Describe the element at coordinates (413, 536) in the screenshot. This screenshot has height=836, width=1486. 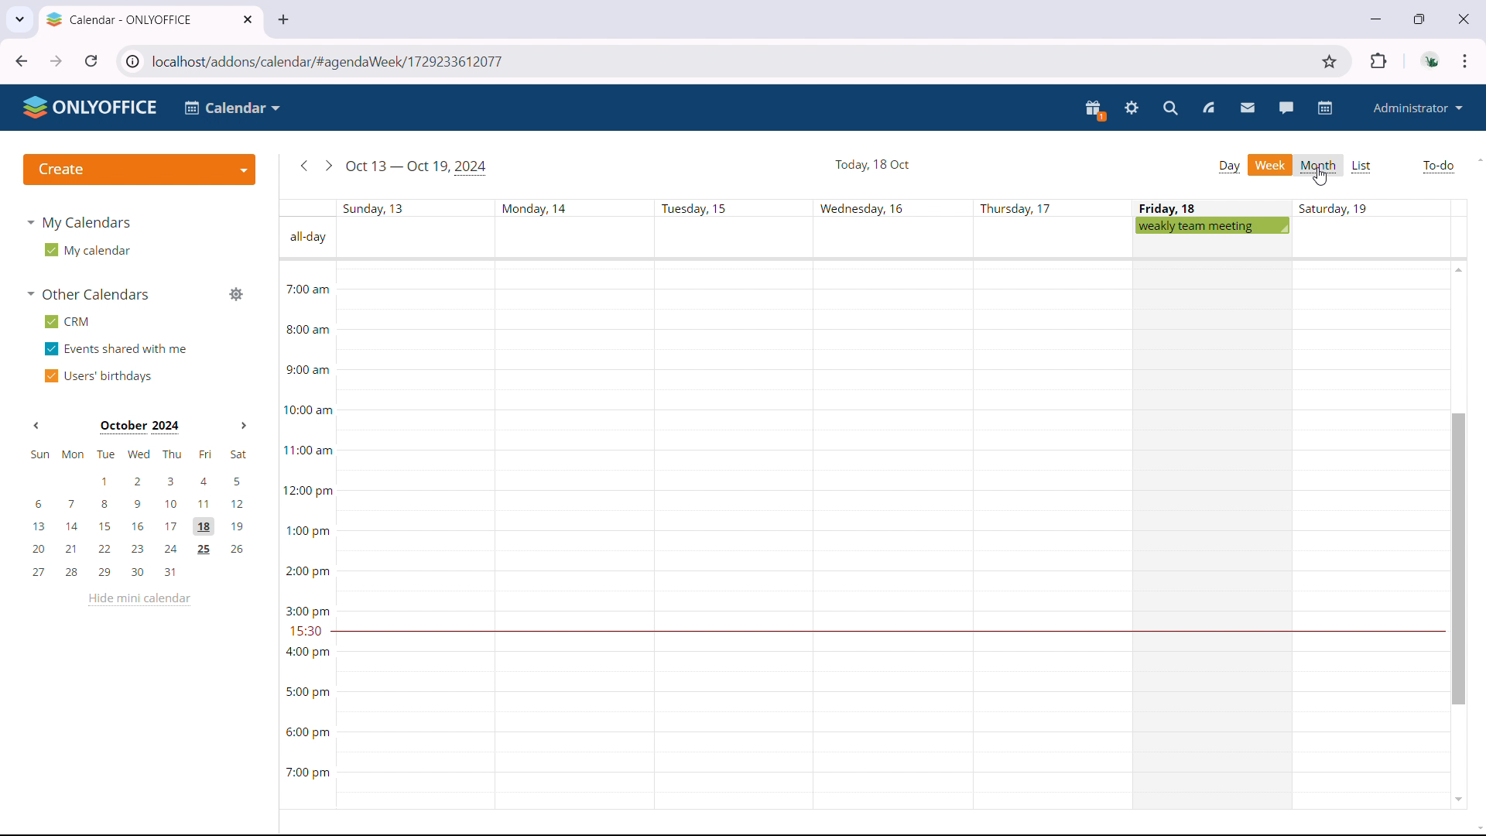
I see `Schedule for Sunday` at that location.